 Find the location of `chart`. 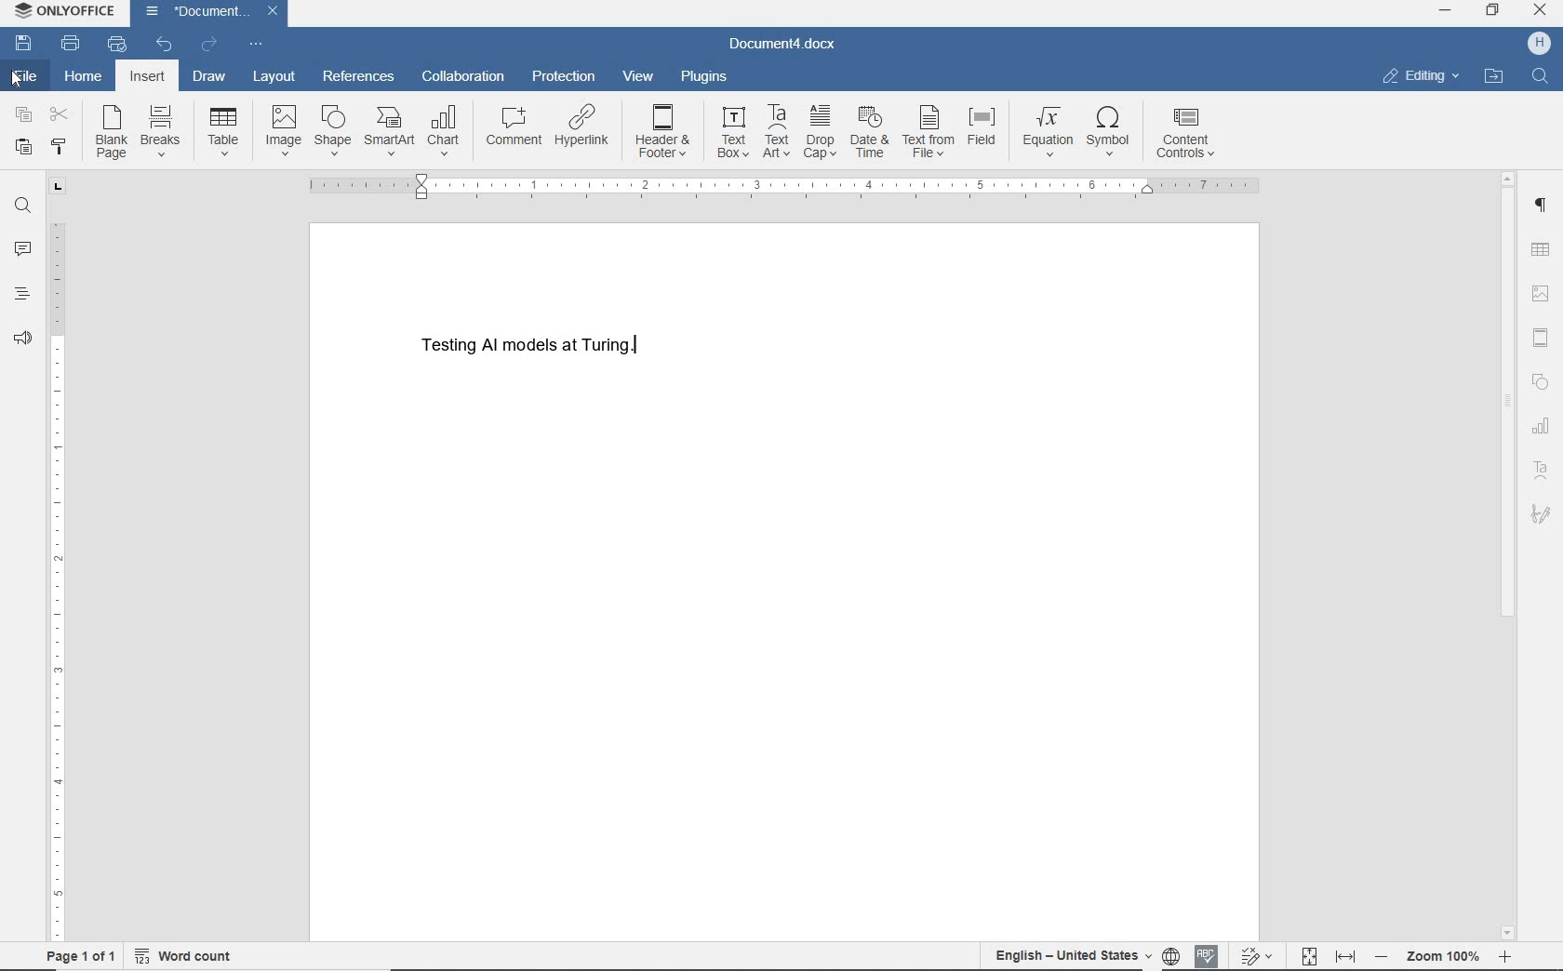

chart is located at coordinates (445, 131).